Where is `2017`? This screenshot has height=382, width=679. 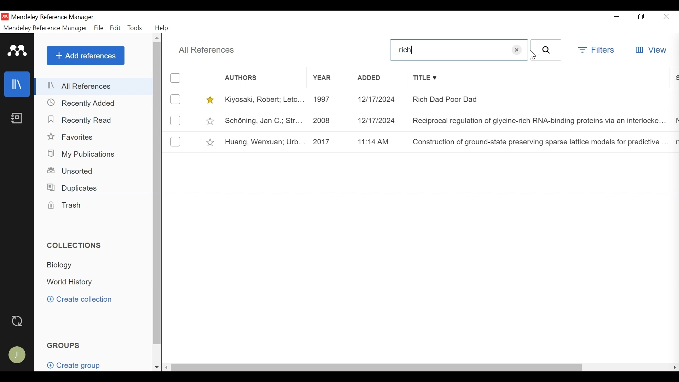
2017 is located at coordinates (328, 142).